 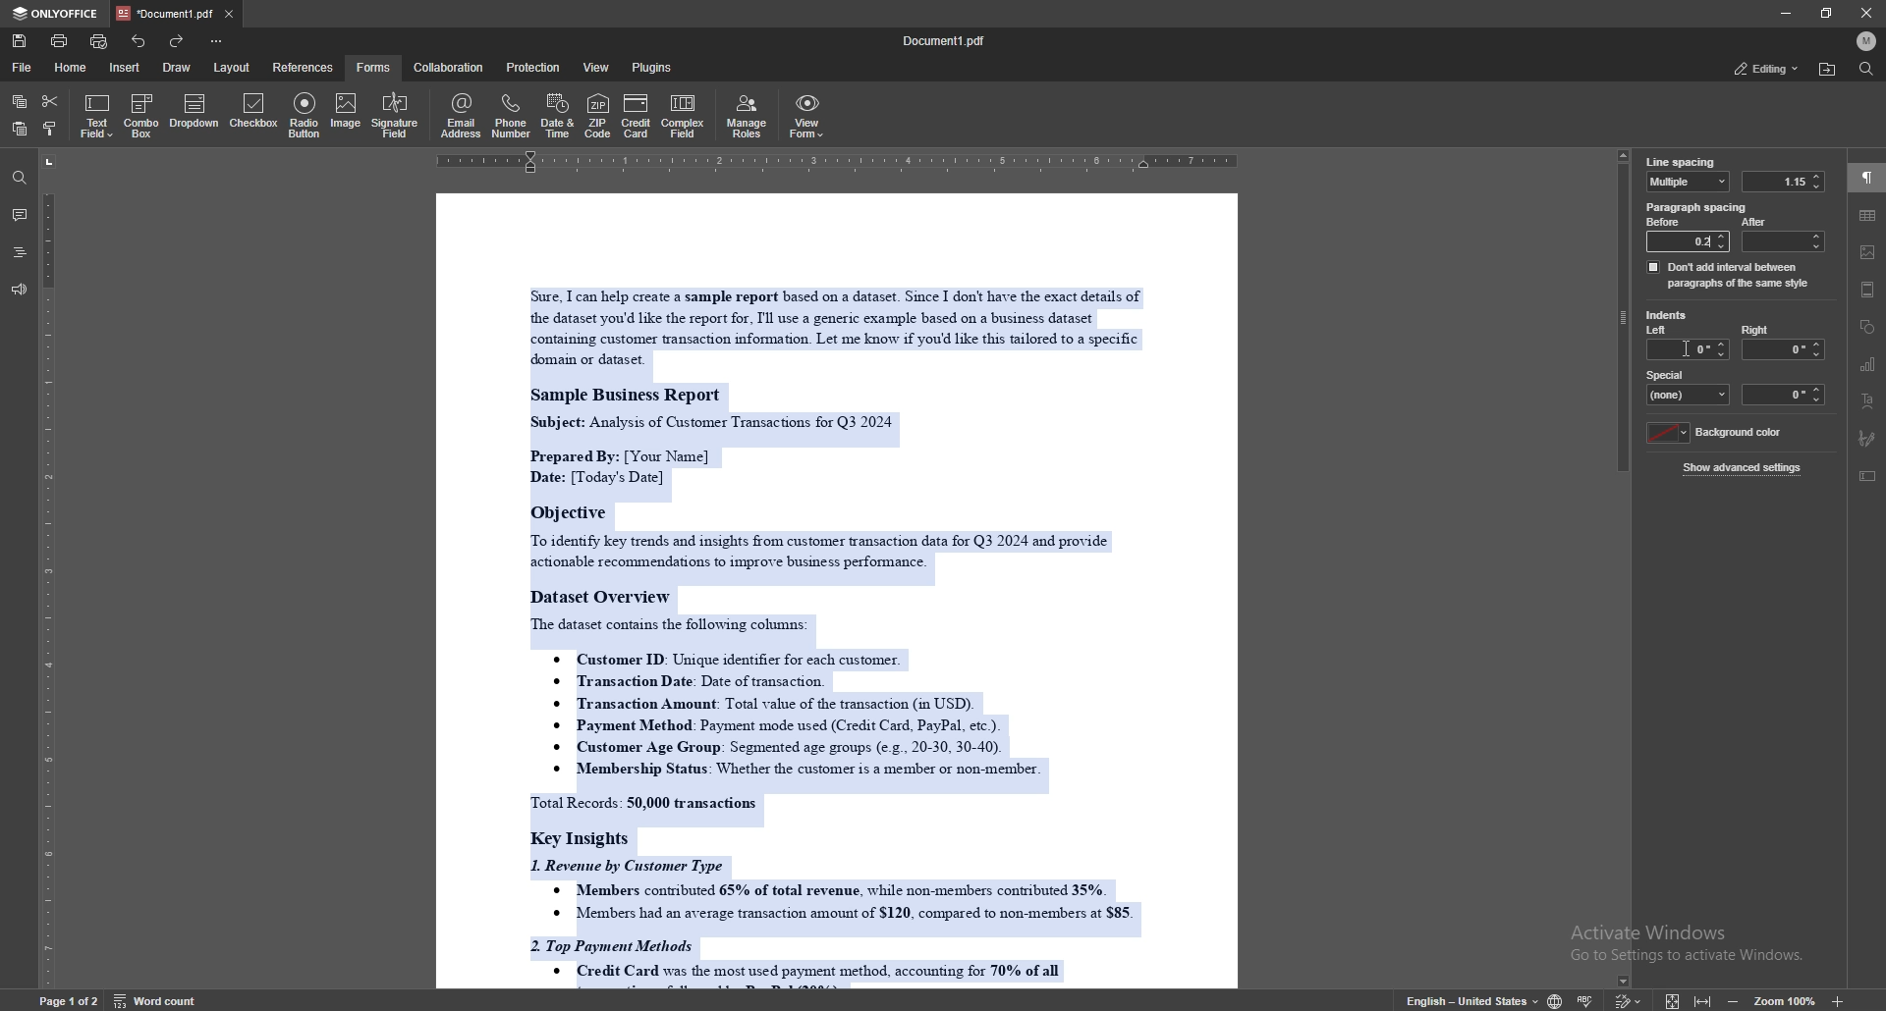 I want to click on close tab, so click(x=229, y=13).